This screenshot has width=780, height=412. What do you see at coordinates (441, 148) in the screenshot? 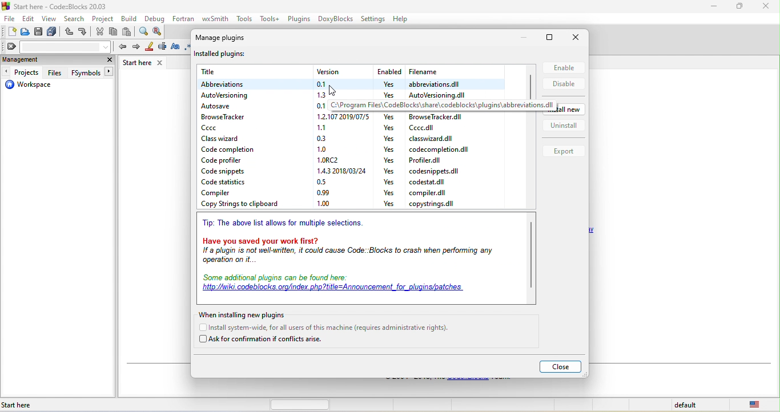
I see `file` at bounding box center [441, 148].